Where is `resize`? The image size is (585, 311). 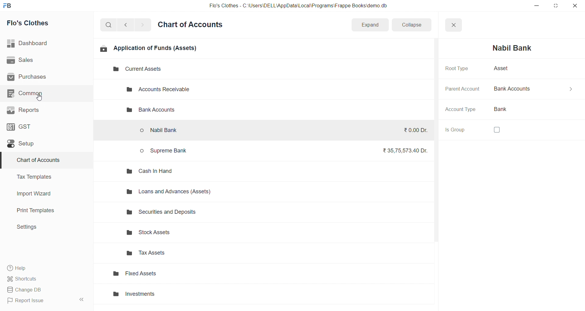 resize is located at coordinates (555, 5).